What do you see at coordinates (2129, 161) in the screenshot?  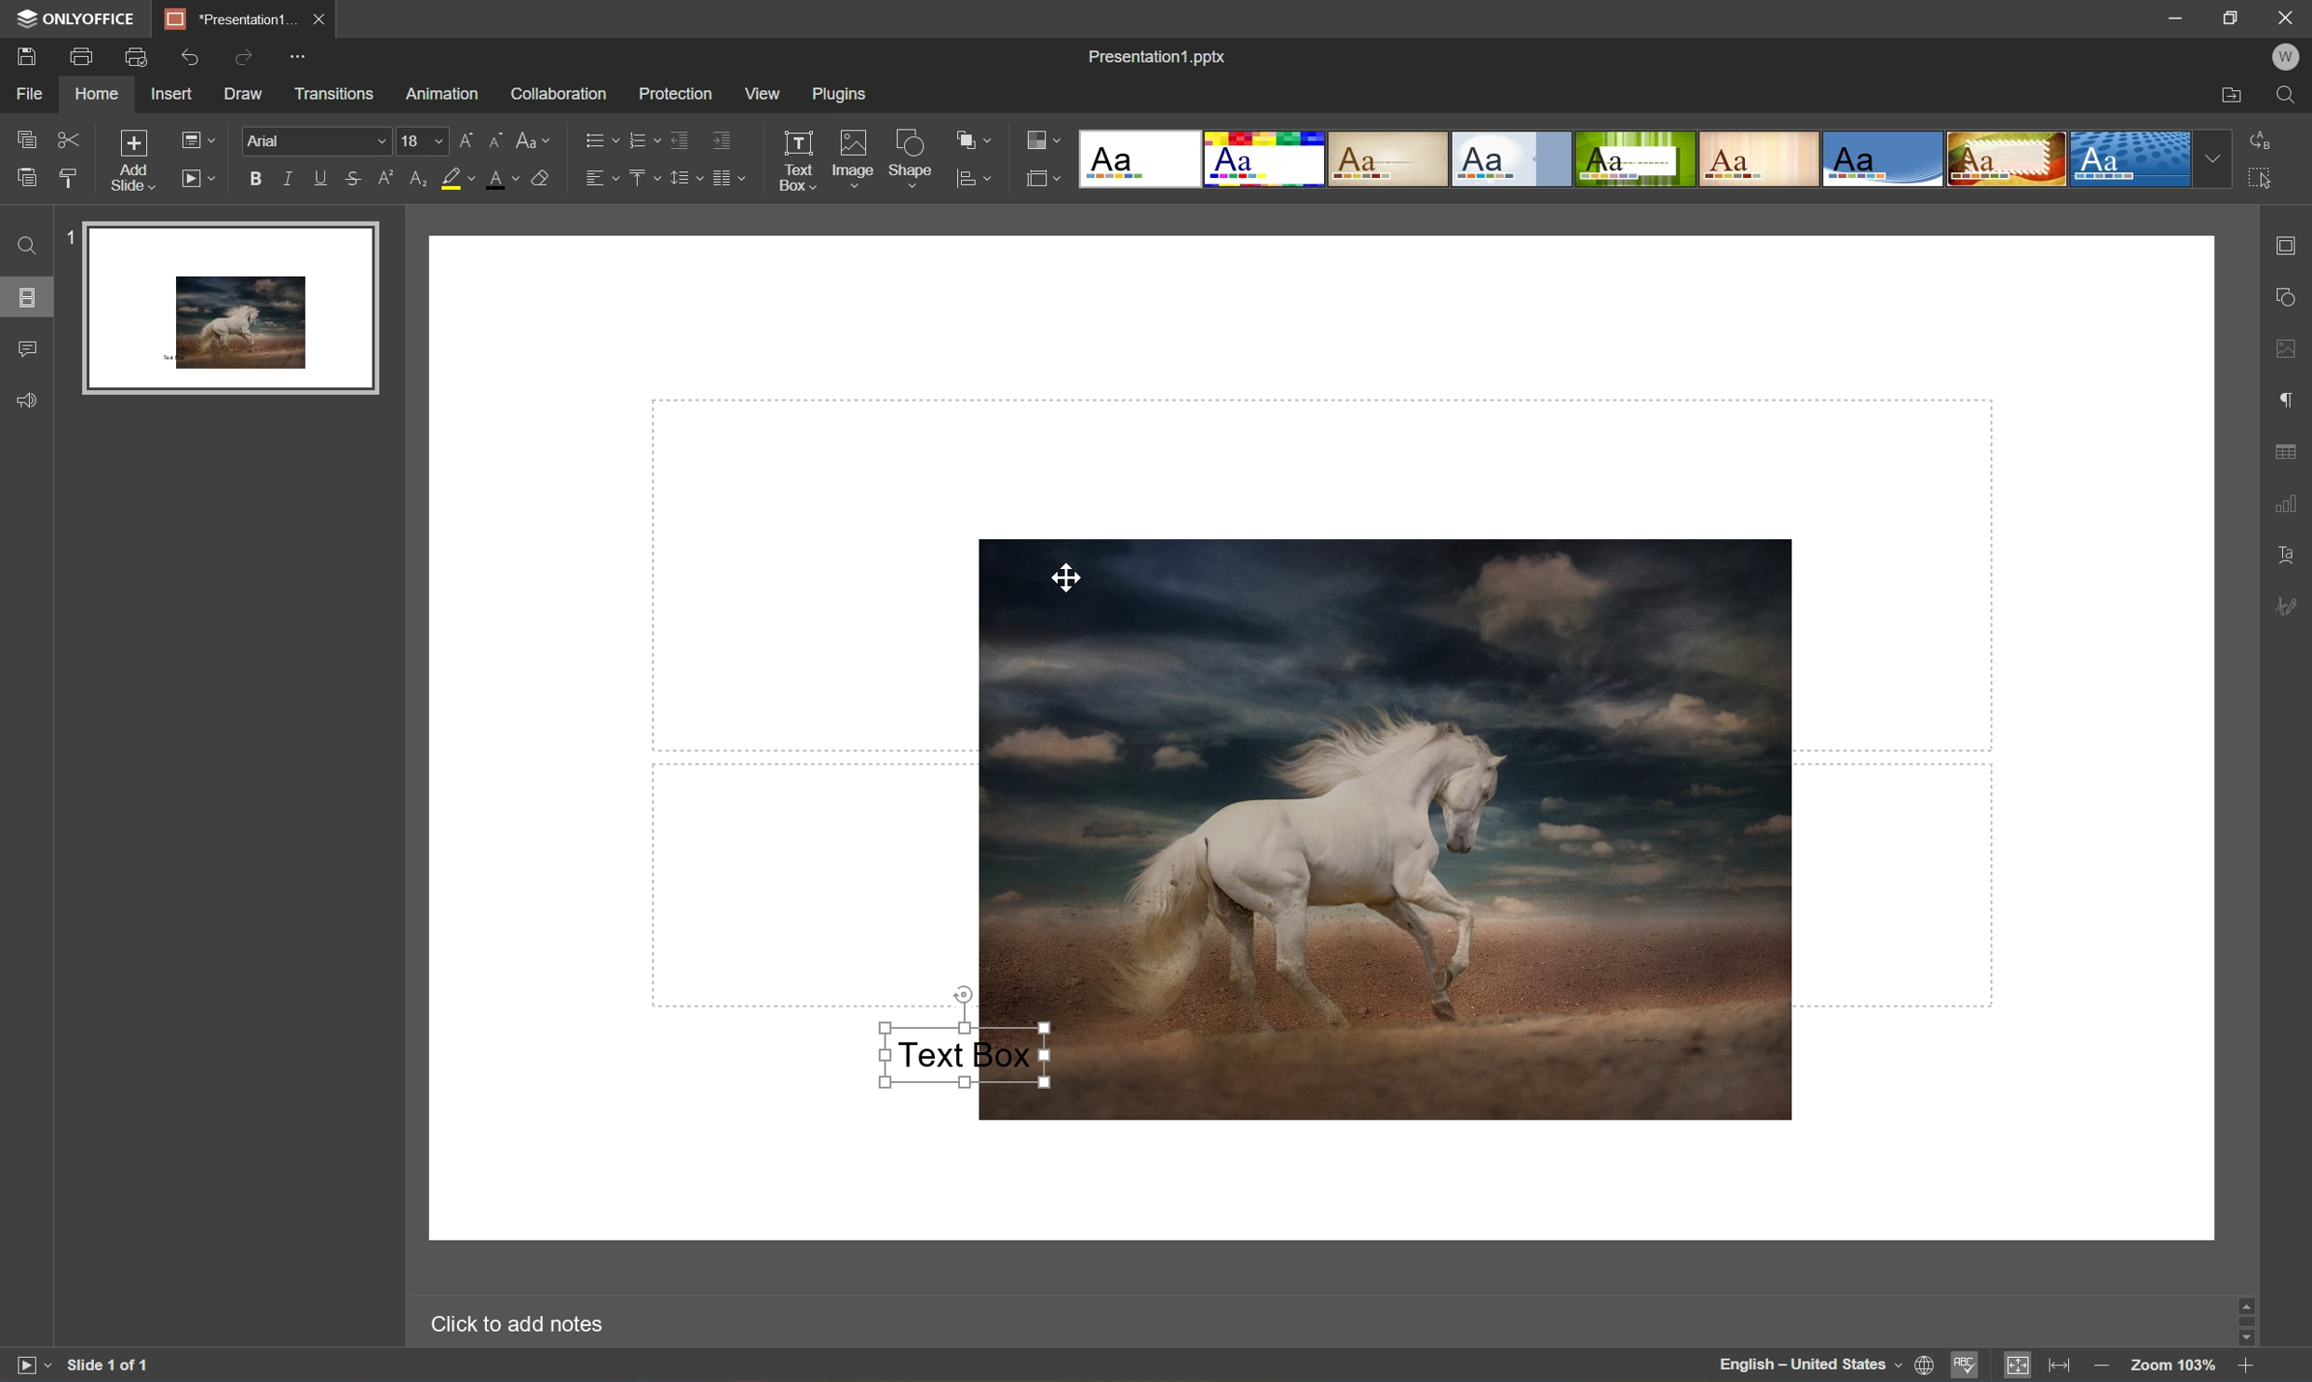 I see `Dotted` at bounding box center [2129, 161].